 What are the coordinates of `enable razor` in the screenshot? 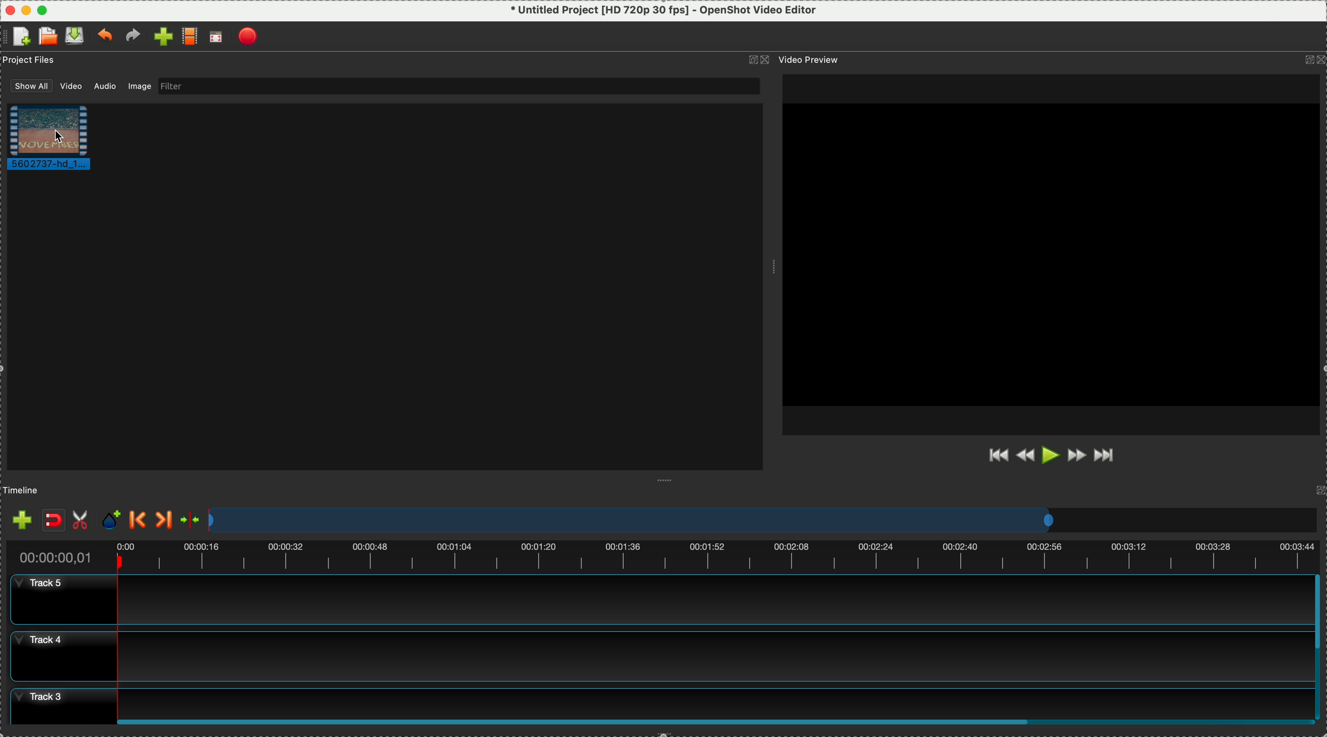 It's located at (83, 519).